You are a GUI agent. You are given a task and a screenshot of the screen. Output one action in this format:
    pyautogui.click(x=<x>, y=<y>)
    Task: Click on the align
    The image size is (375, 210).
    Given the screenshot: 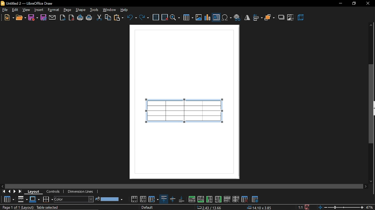 What is the action you would take?
    pyautogui.click(x=258, y=17)
    